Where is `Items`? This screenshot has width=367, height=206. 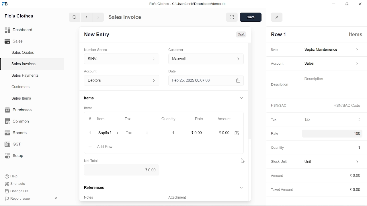 Items is located at coordinates (90, 98).